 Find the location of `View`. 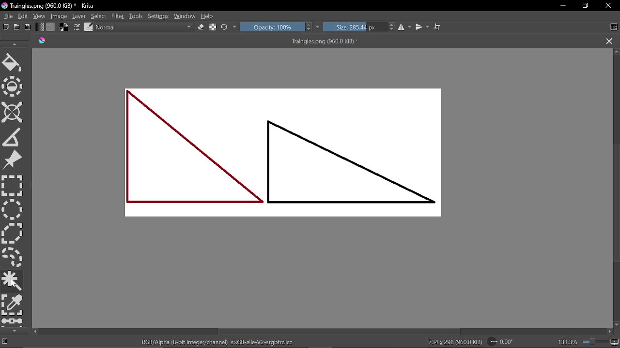

View is located at coordinates (40, 16).